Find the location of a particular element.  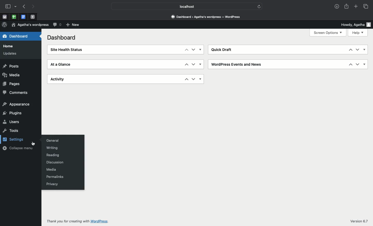

Dashboard is located at coordinates (62, 37).